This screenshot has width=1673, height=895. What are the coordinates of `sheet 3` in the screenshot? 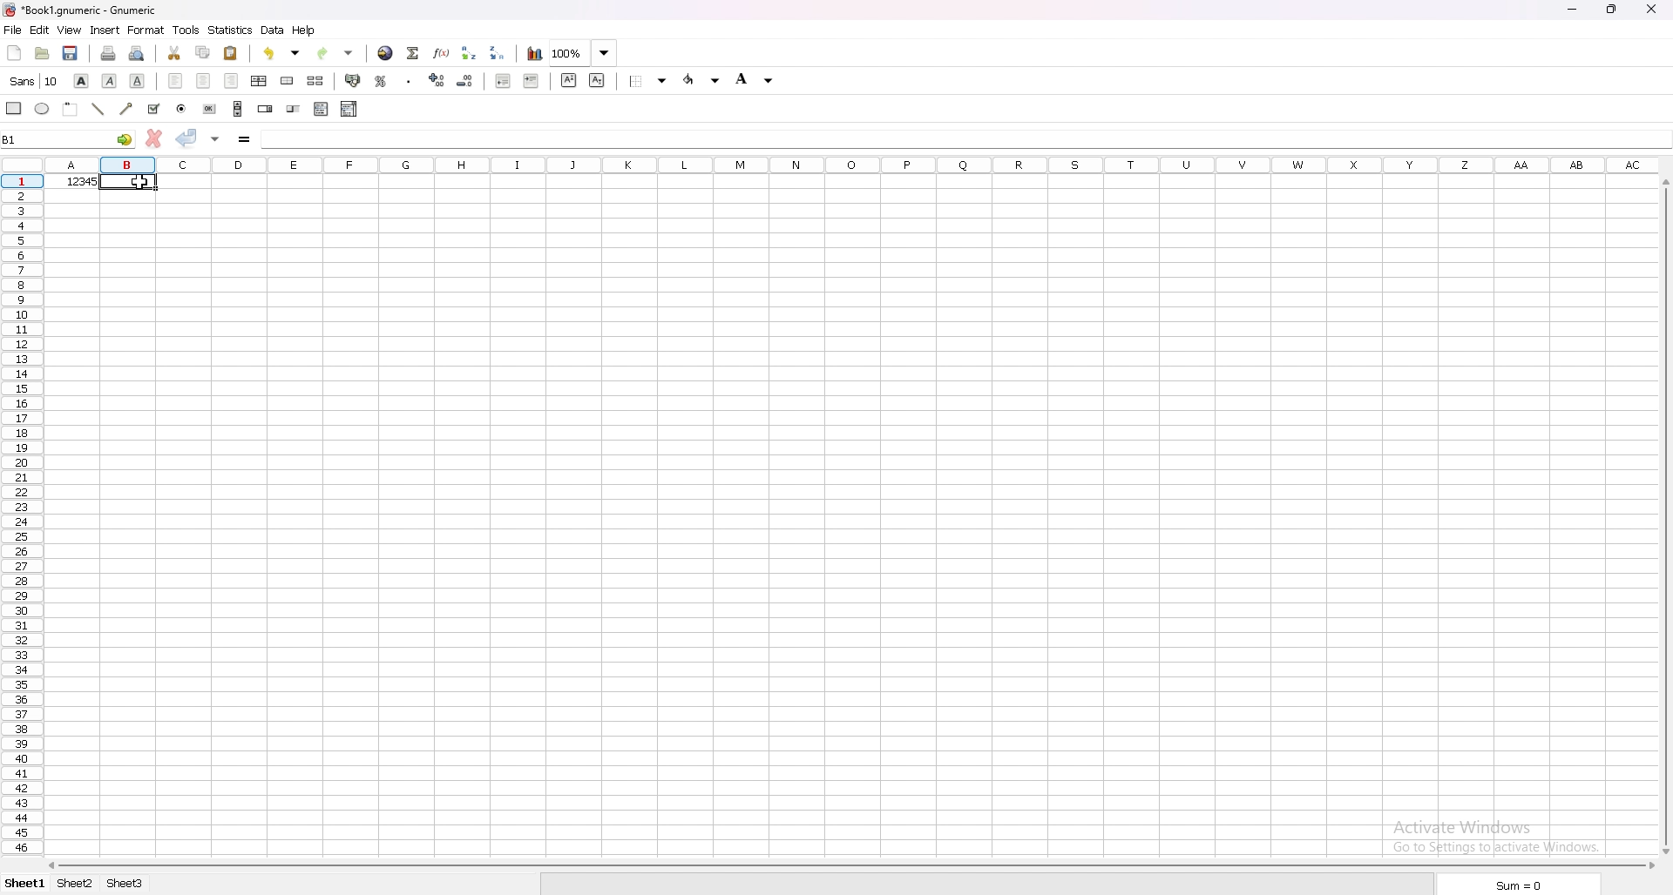 It's located at (125, 884).